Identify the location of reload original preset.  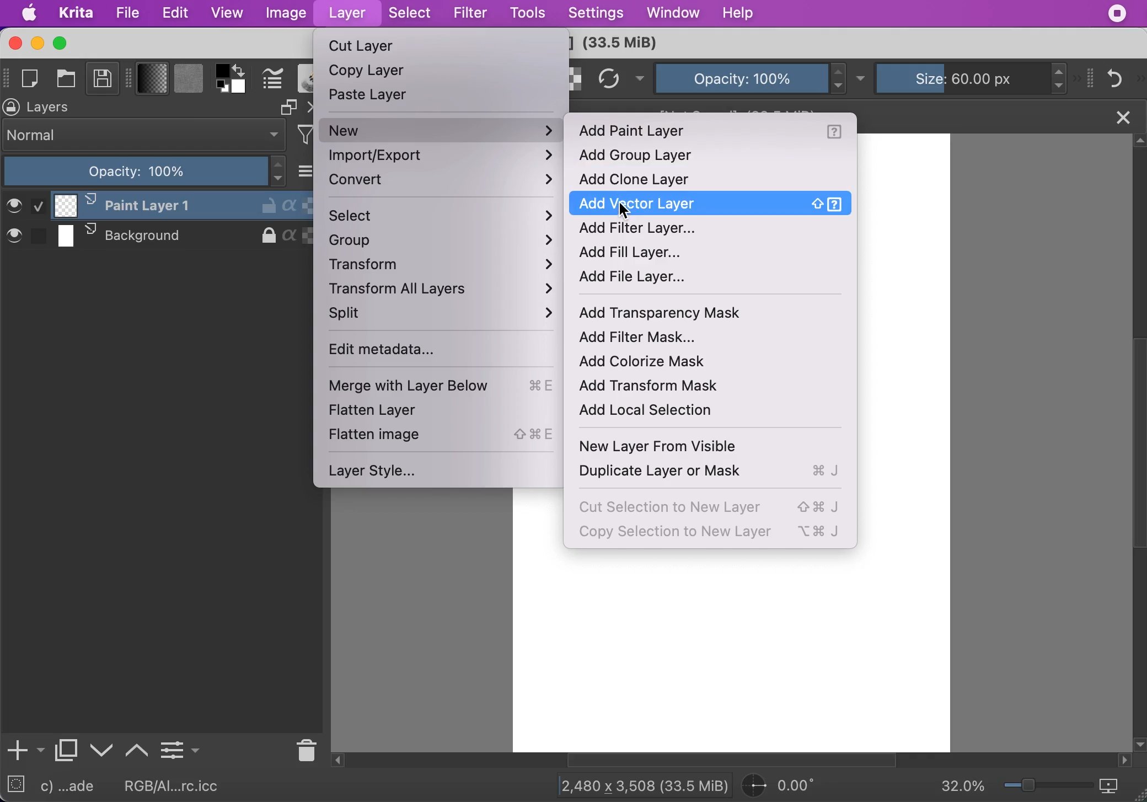
(609, 79).